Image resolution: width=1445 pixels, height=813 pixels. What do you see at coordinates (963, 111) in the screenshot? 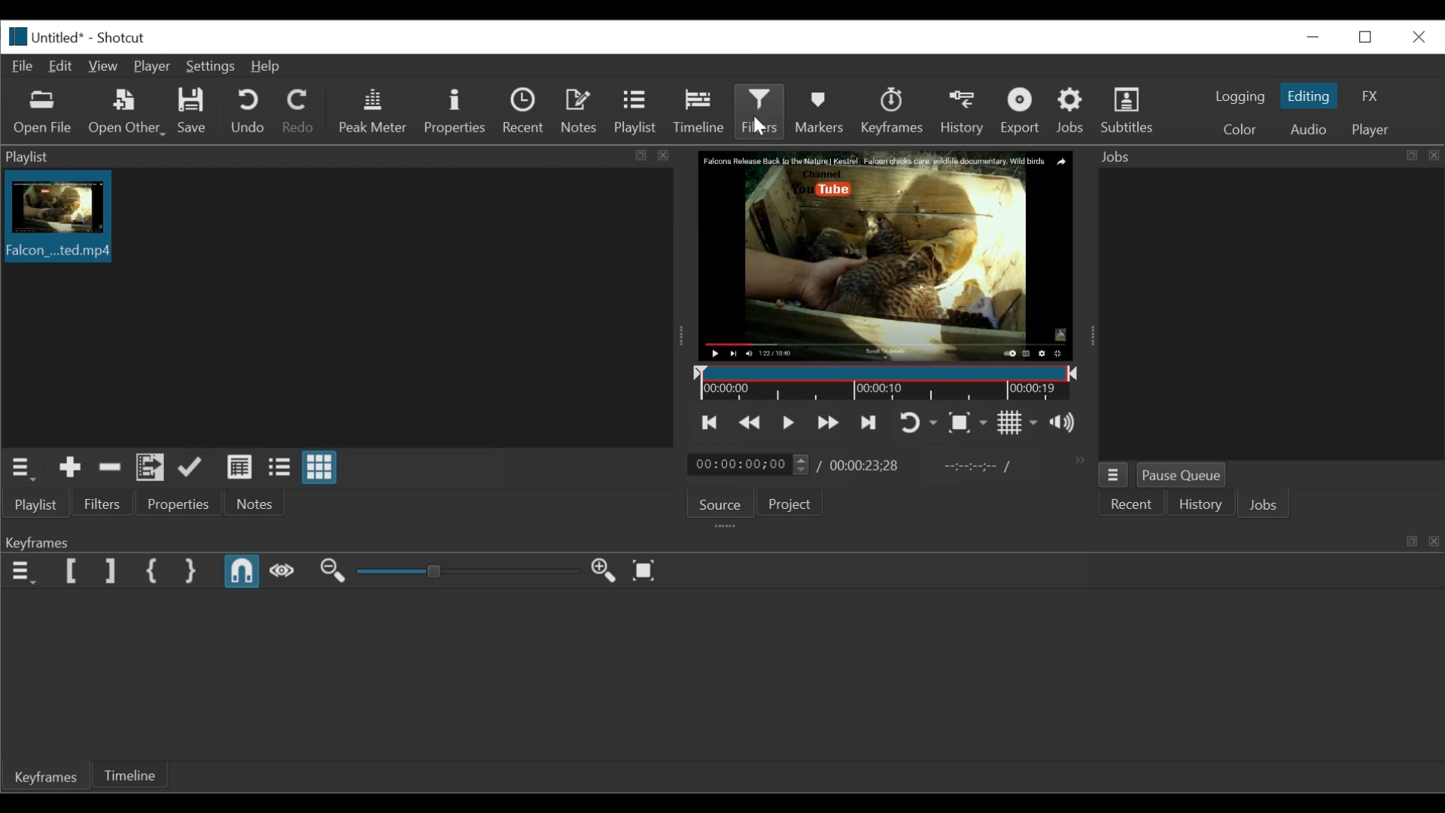
I see `History` at bounding box center [963, 111].